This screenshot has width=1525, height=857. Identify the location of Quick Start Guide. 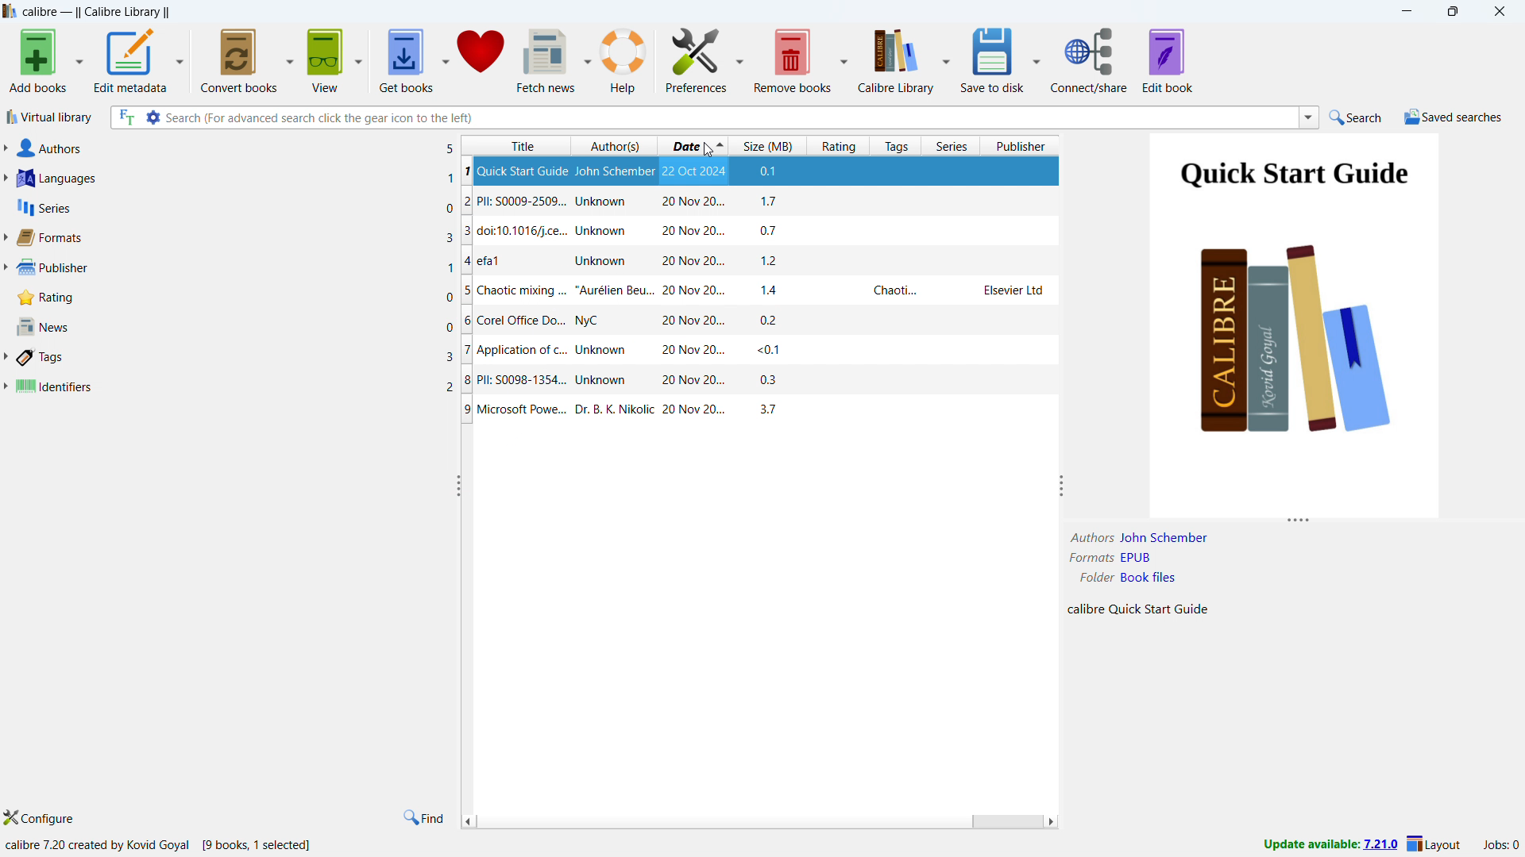
(516, 320).